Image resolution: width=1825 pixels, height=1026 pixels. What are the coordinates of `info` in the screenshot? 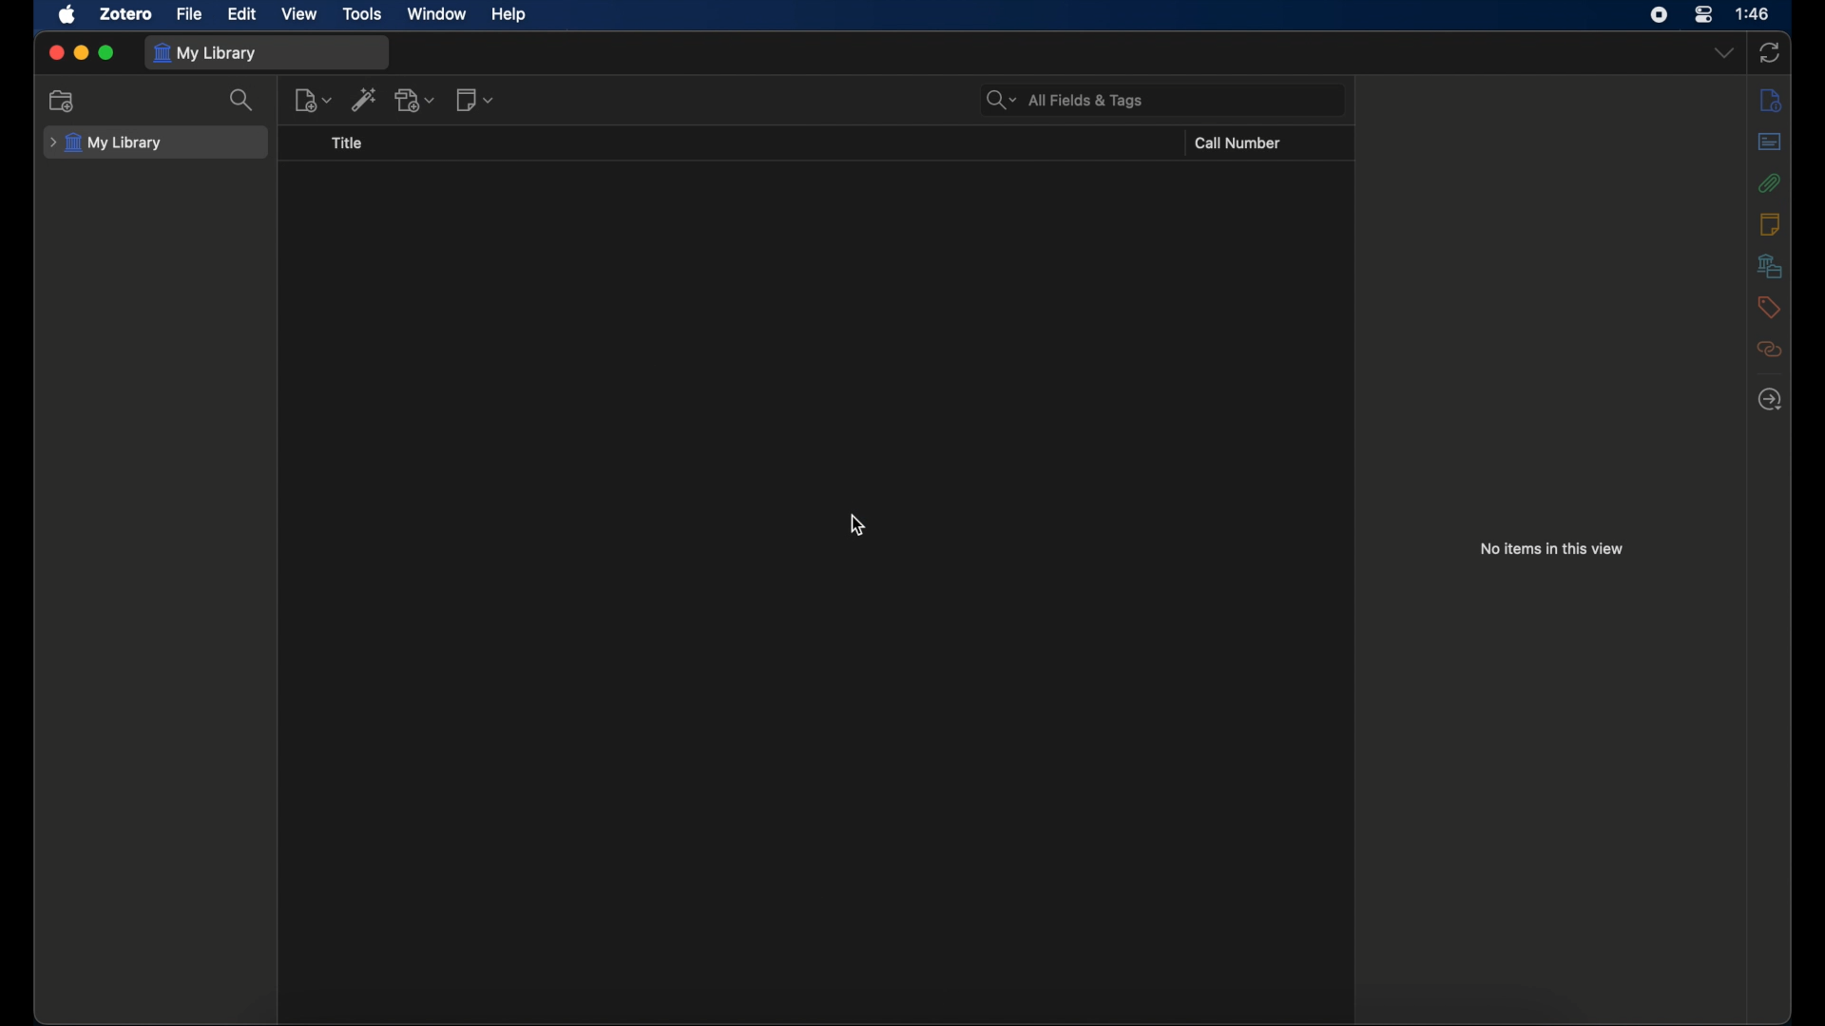 It's located at (1770, 100).